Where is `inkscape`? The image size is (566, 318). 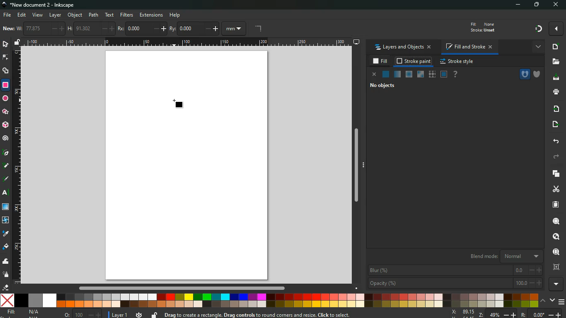
inkscape is located at coordinates (46, 5).